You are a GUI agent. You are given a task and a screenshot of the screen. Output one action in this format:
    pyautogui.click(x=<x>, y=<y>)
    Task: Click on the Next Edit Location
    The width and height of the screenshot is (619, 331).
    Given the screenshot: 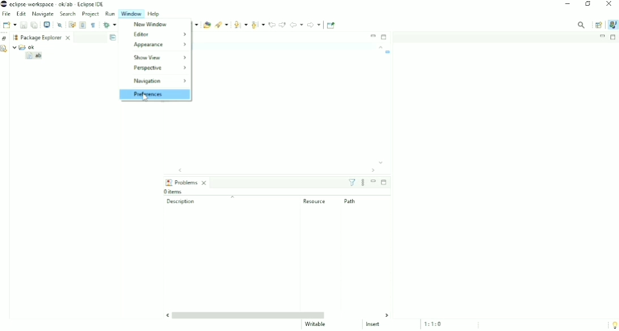 What is the action you would take?
    pyautogui.click(x=282, y=24)
    